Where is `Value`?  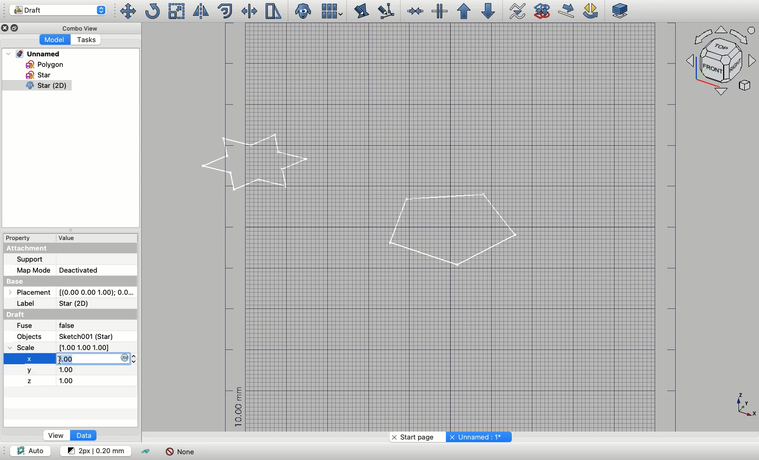 Value is located at coordinates (71, 238).